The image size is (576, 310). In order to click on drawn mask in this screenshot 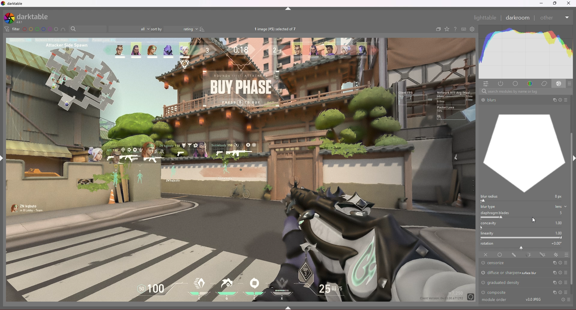, I will do `click(514, 255)`.